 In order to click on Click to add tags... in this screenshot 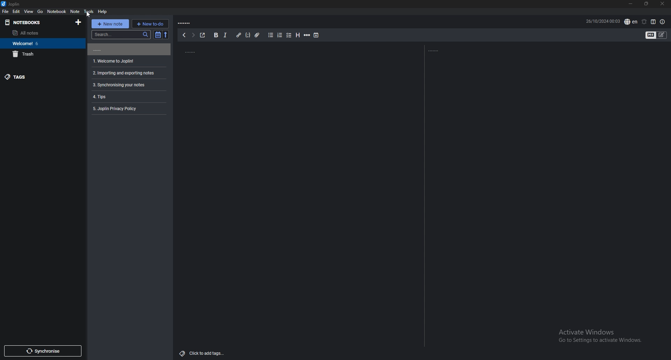, I will do `click(203, 351)`.